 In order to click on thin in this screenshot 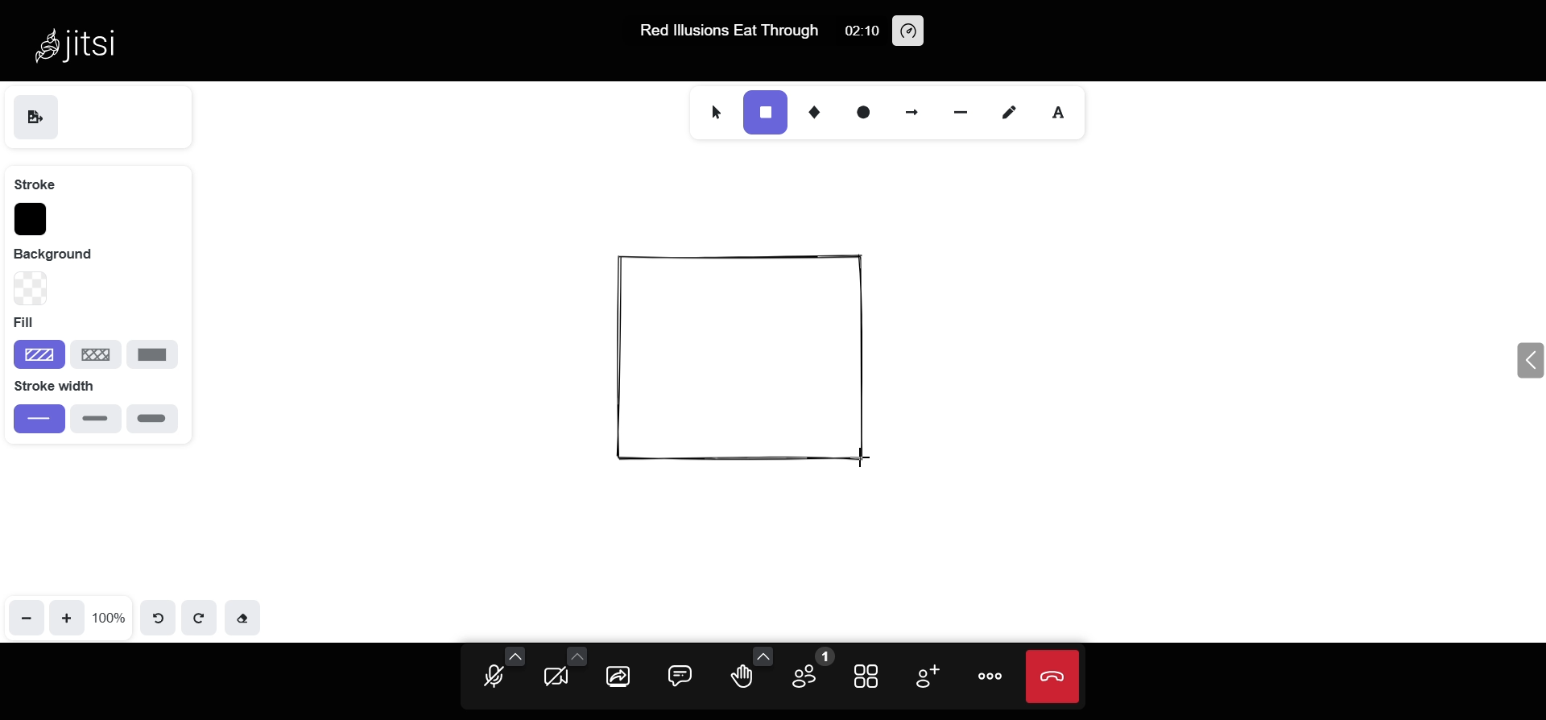, I will do `click(39, 419)`.